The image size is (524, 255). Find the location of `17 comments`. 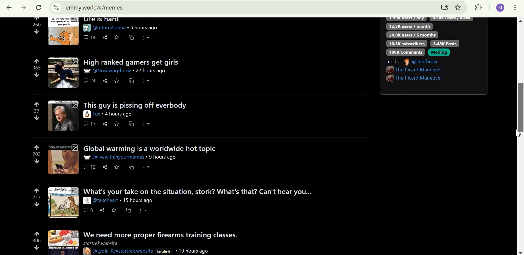

17 comments is located at coordinates (89, 124).